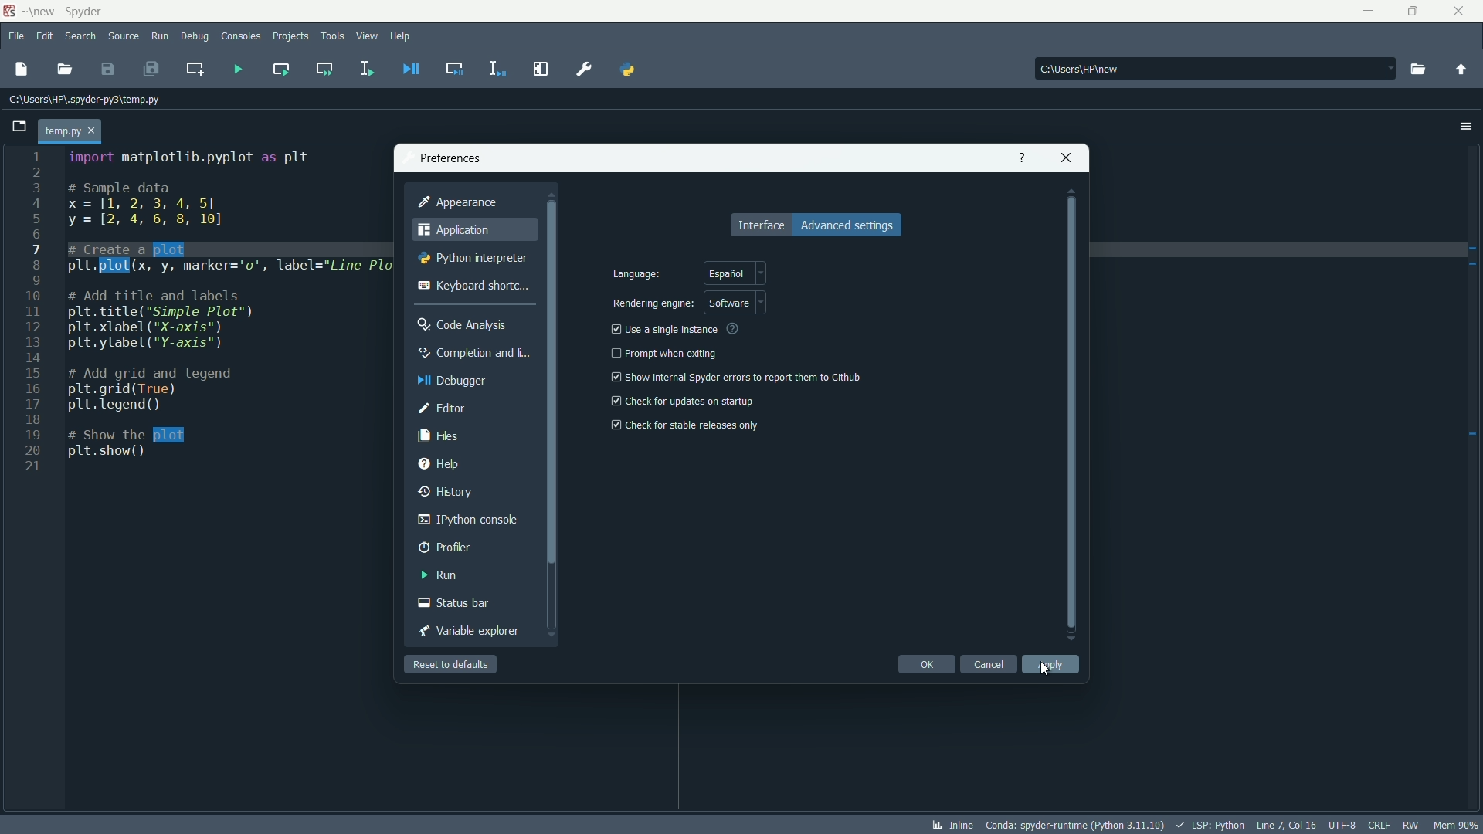 The height and width of the screenshot is (834, 1483). What do you see at coordinates (456, 381) in the screenshot?
I see `debugger` at bounding box center [456, 381].